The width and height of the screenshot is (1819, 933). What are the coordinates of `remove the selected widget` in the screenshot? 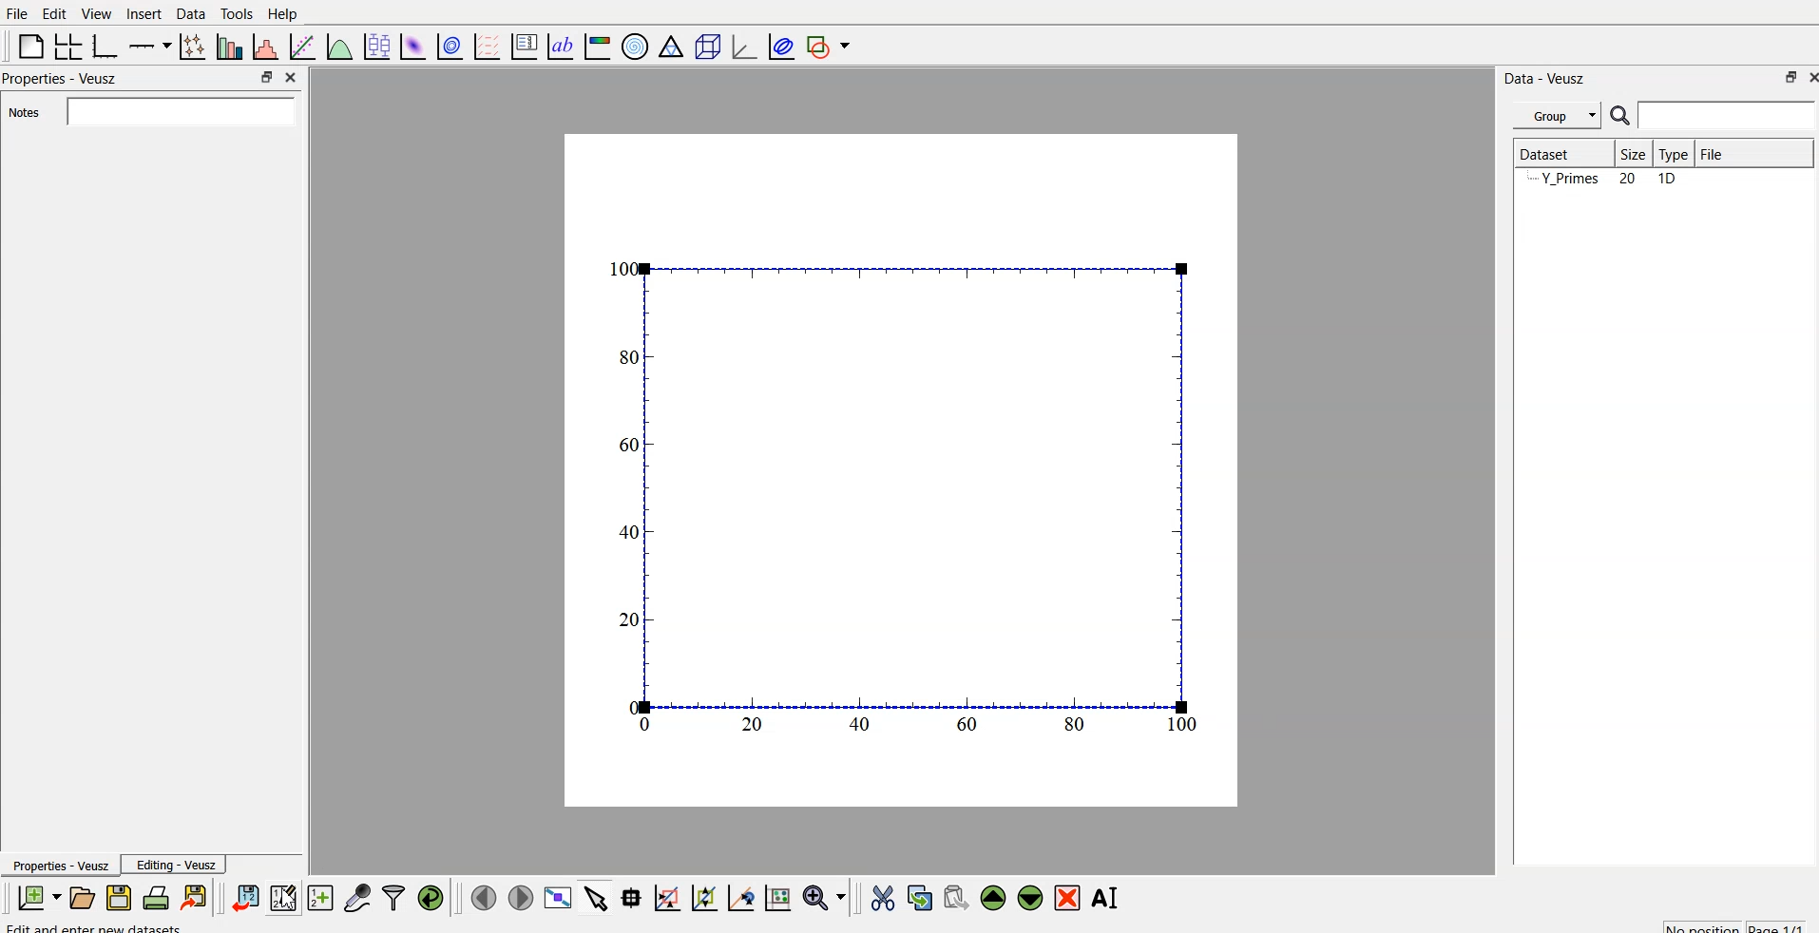 It's located at (1071, 898).